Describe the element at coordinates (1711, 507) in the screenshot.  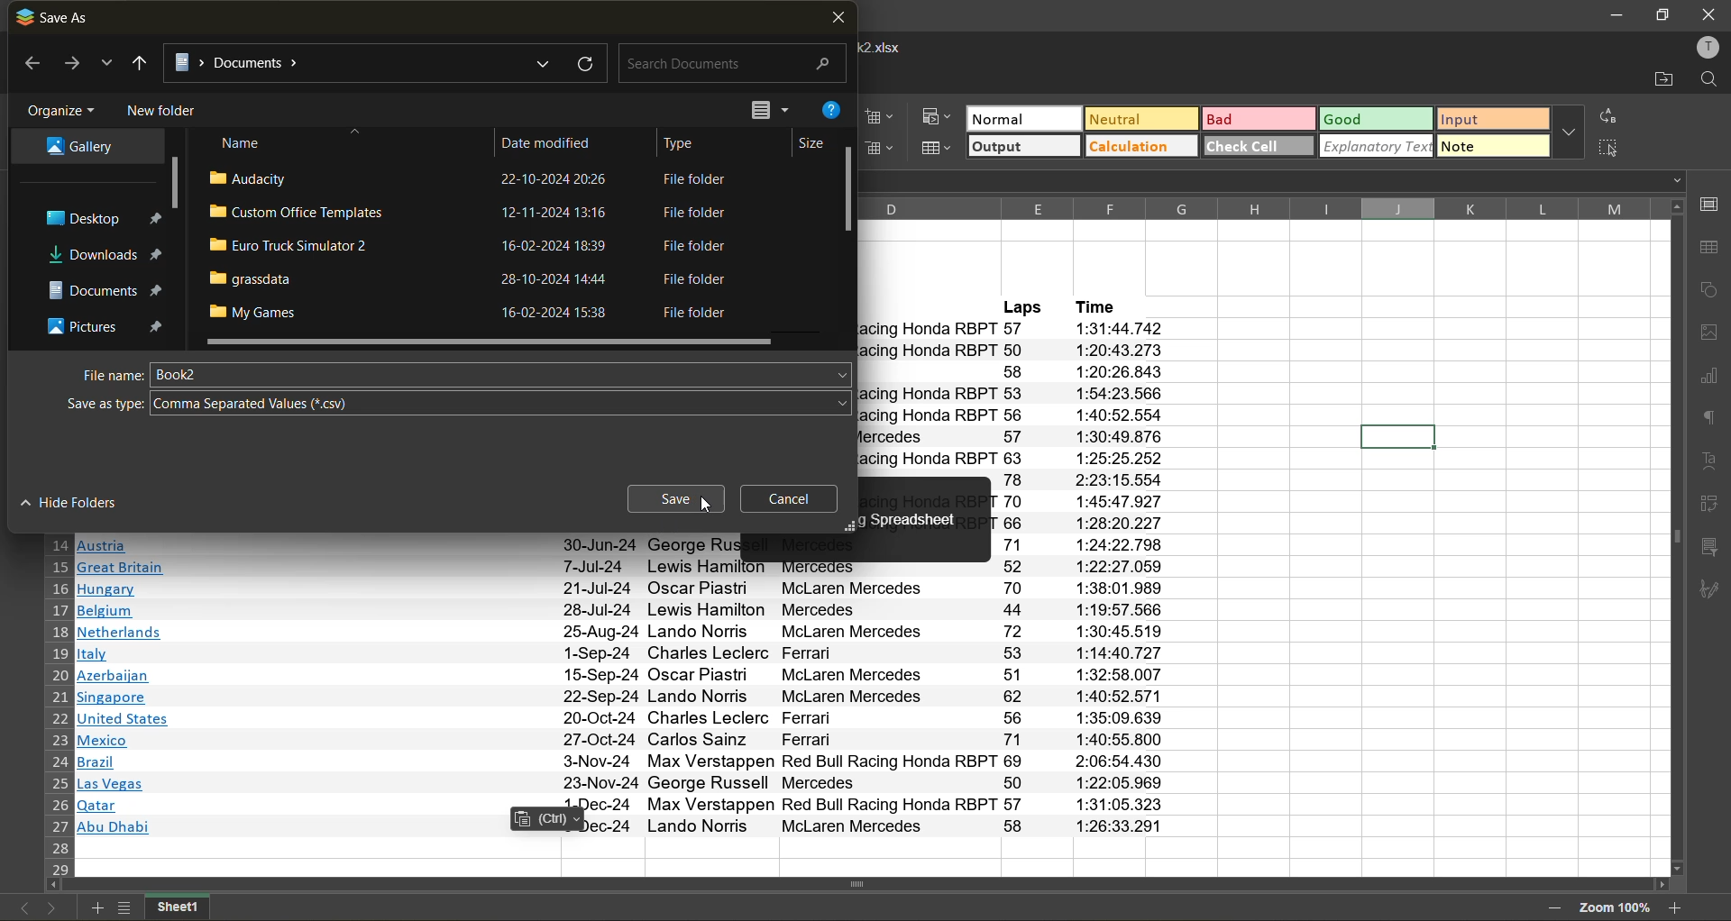
I see `pivot table` at that location.